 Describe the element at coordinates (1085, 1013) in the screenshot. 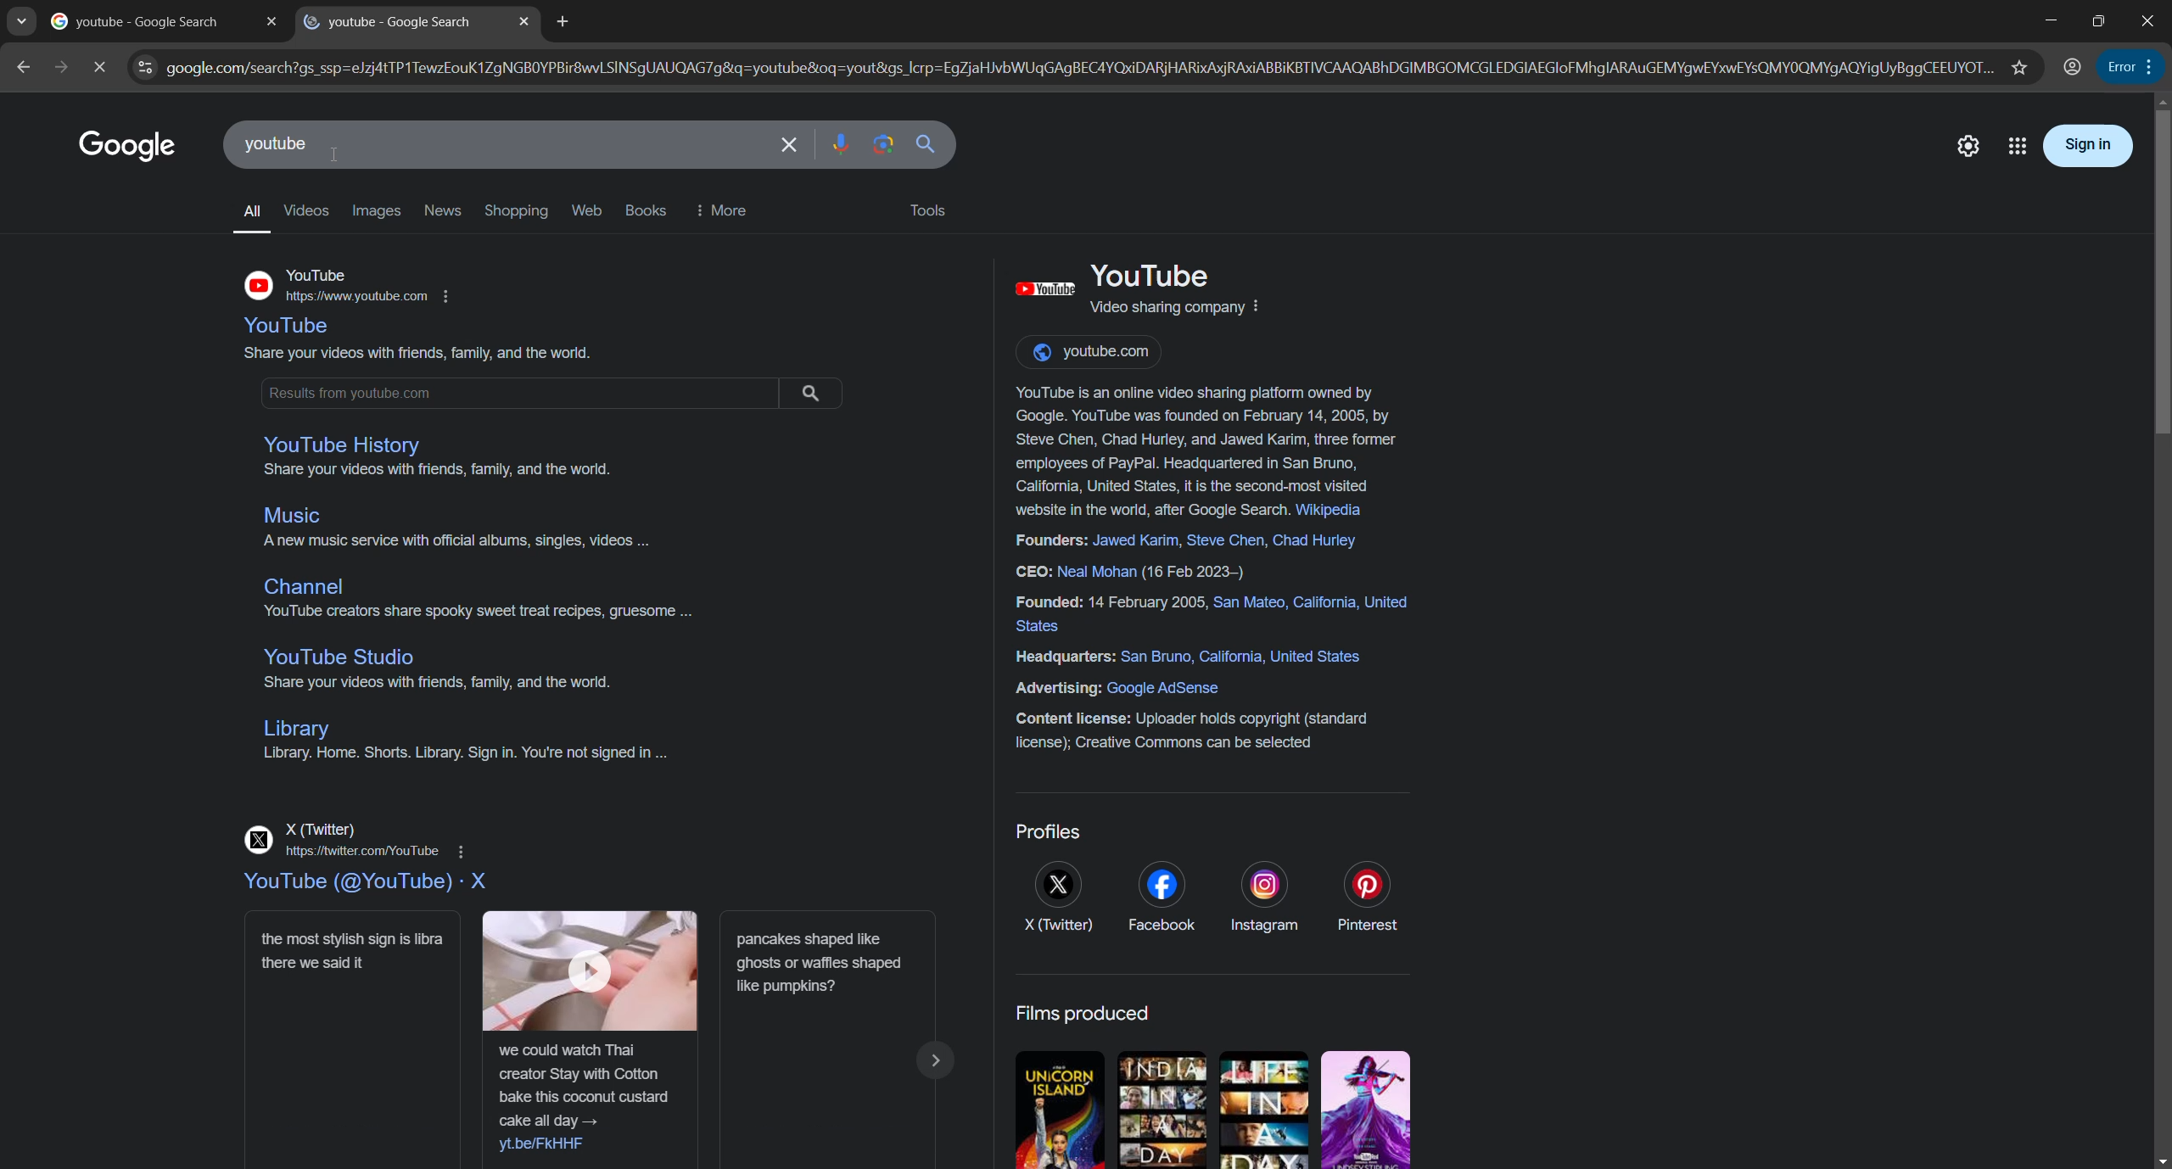

I see `films produced` at that location.